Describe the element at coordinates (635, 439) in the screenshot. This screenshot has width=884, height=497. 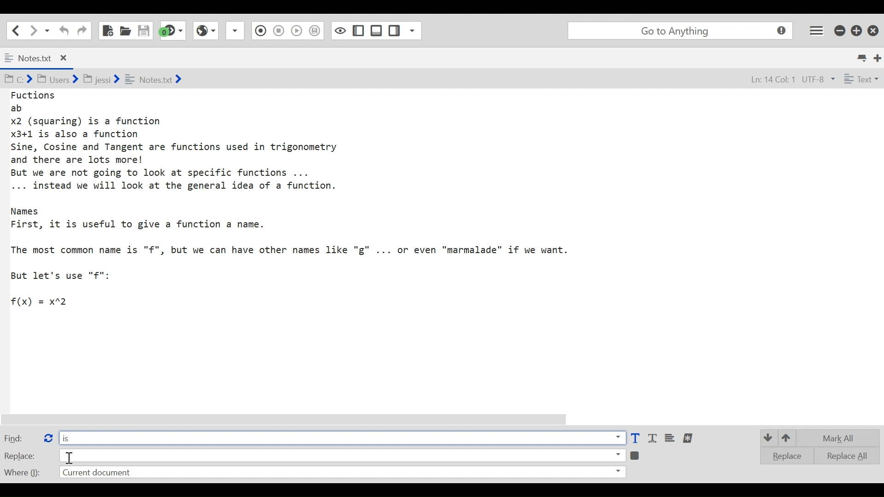
I see `match case` at that location.